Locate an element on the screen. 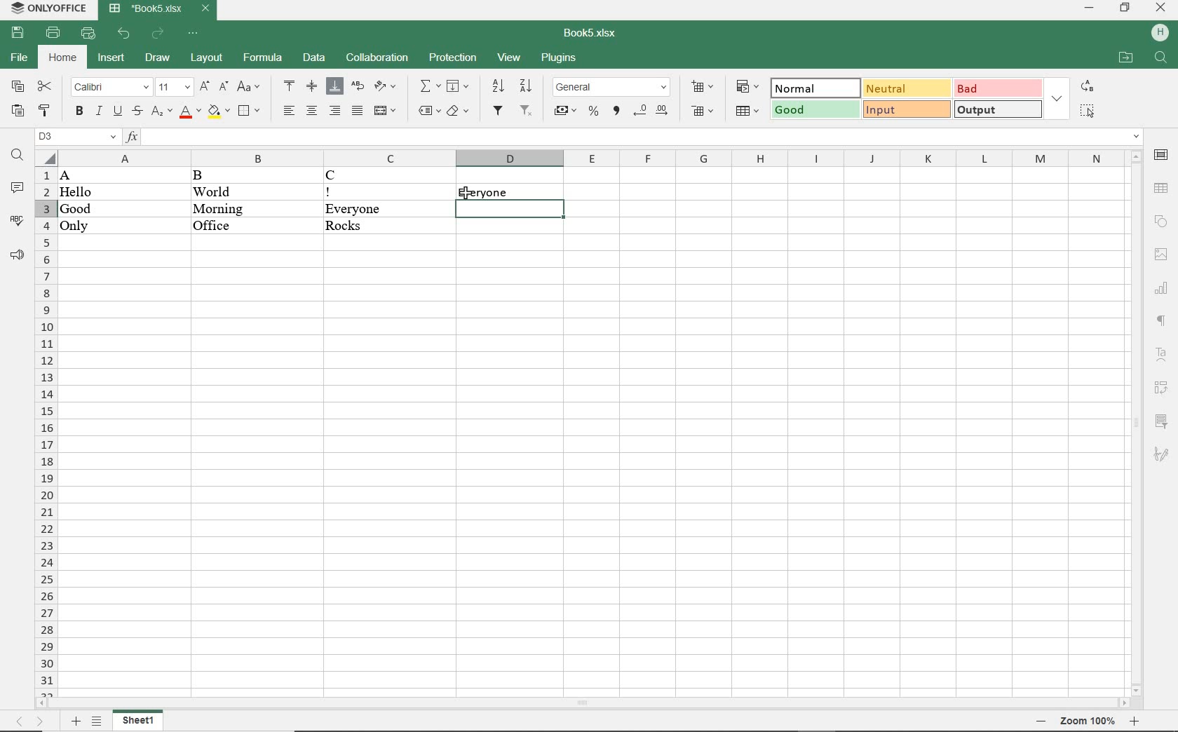 This screenshot has width=1178, height=732. change decimal is located at coordinates (653, 111).